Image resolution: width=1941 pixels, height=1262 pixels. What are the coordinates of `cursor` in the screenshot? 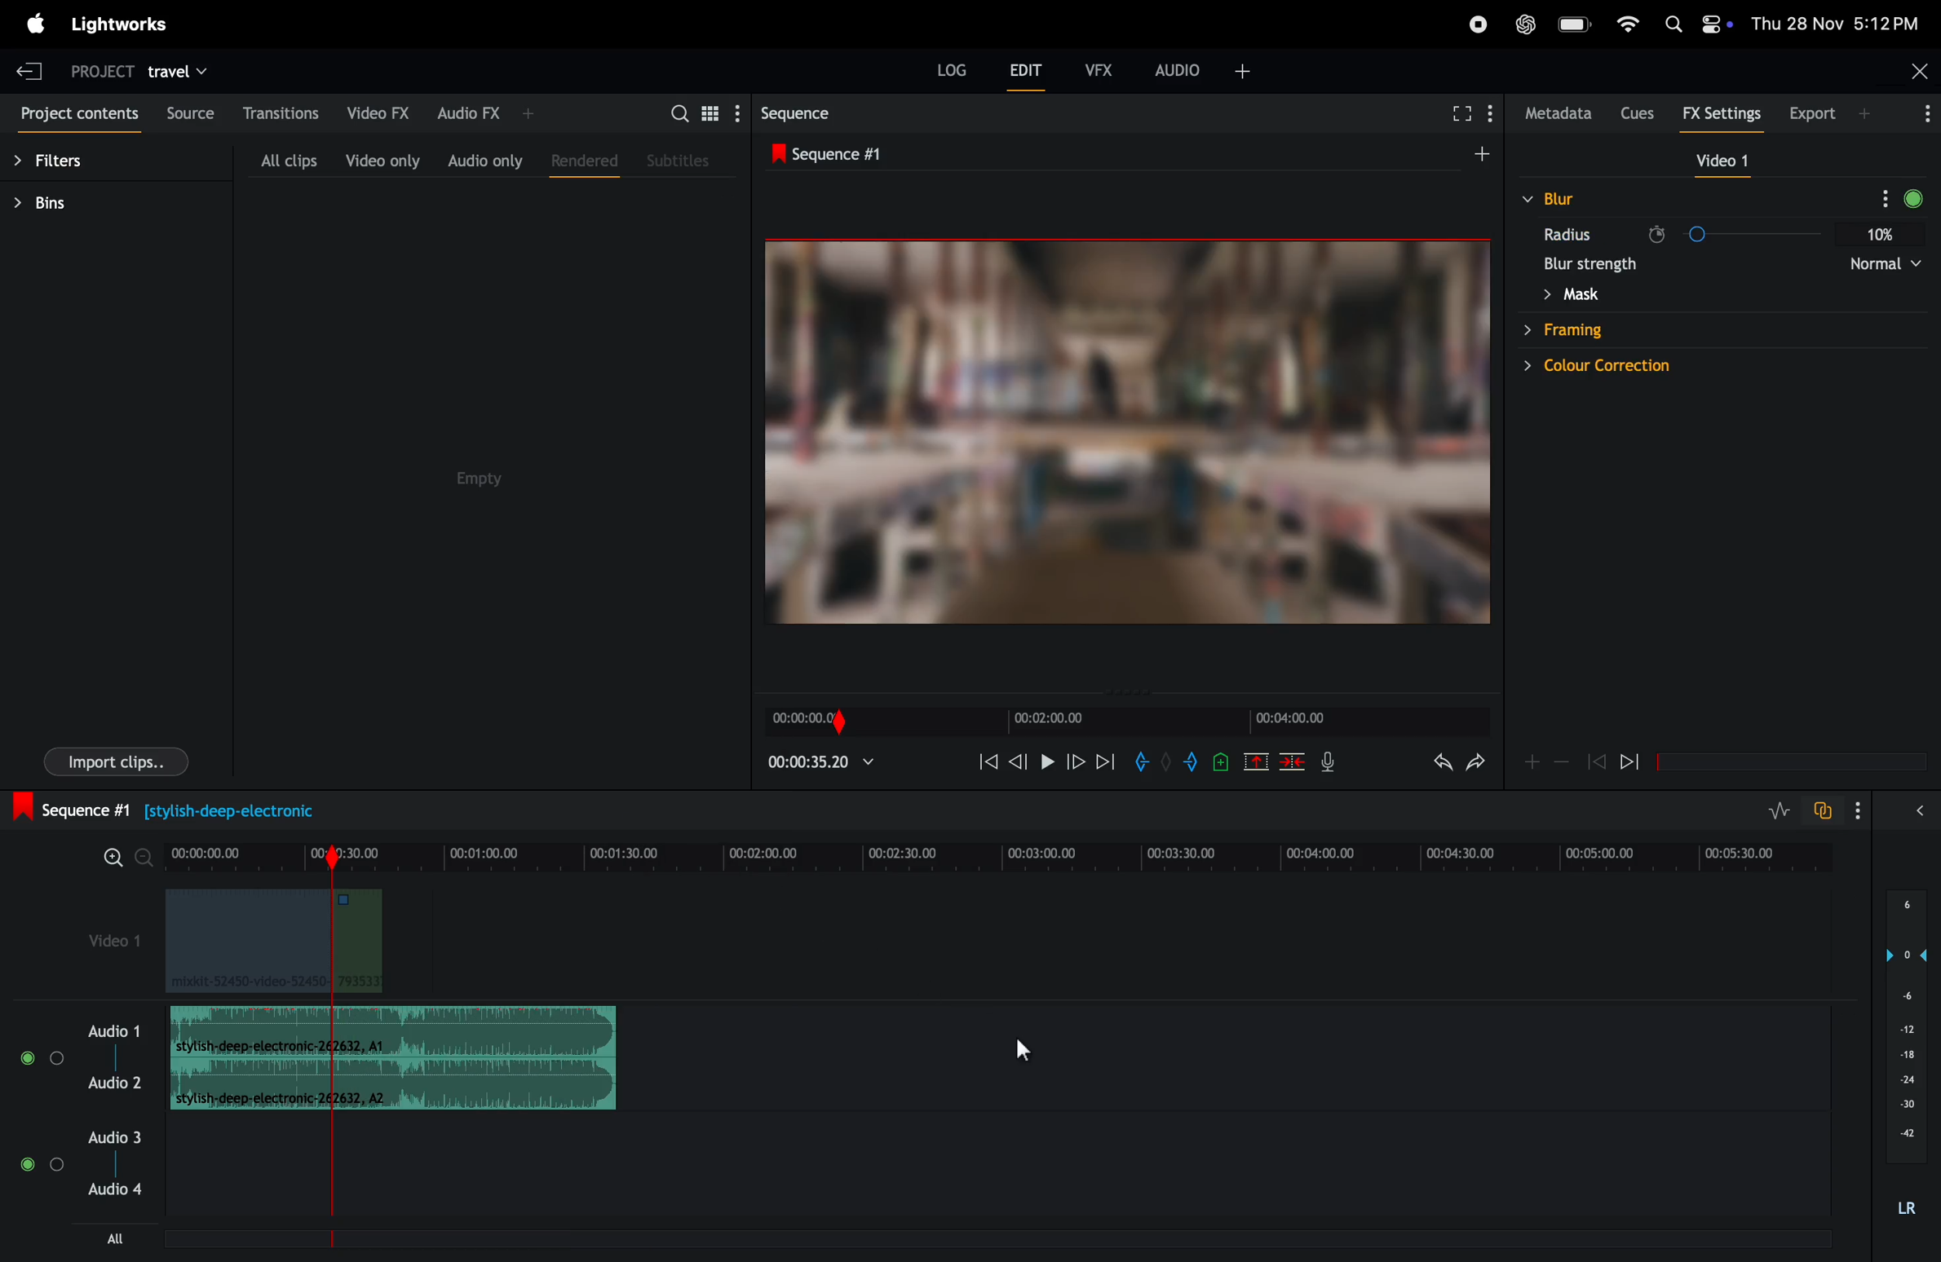 It's located at (1020, 1051).